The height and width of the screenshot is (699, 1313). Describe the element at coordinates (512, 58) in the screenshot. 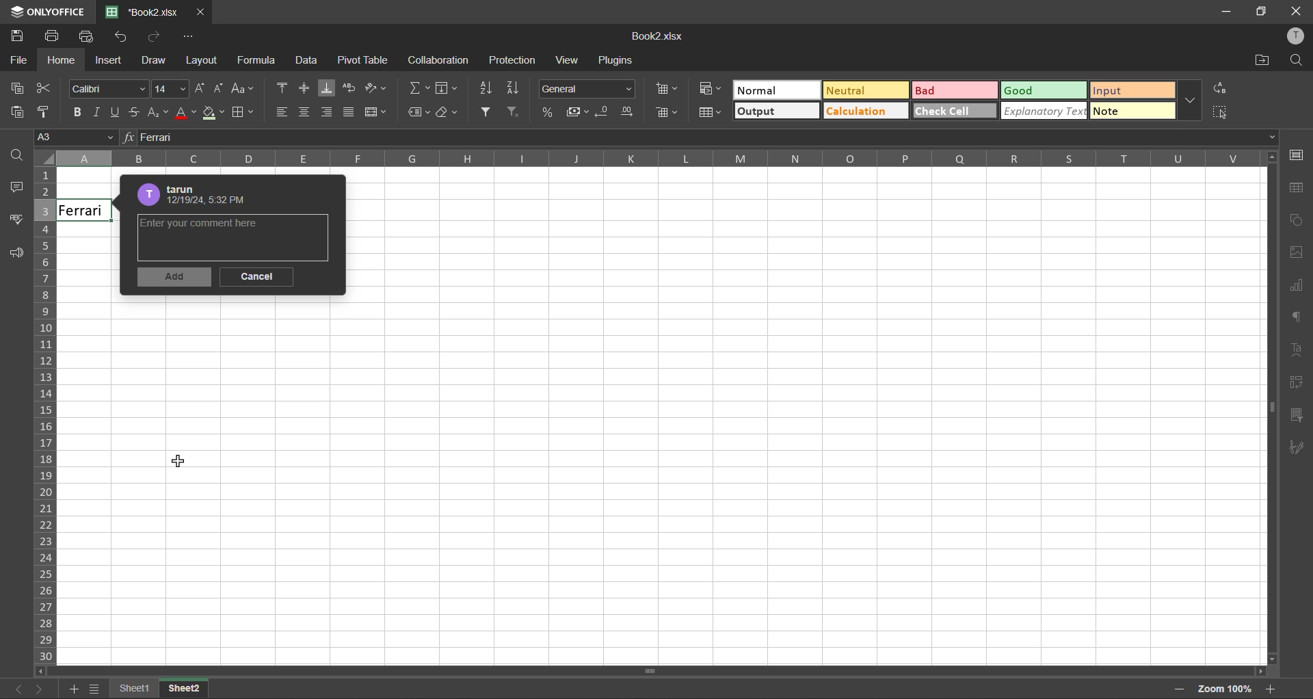

I see `protection` at that location.